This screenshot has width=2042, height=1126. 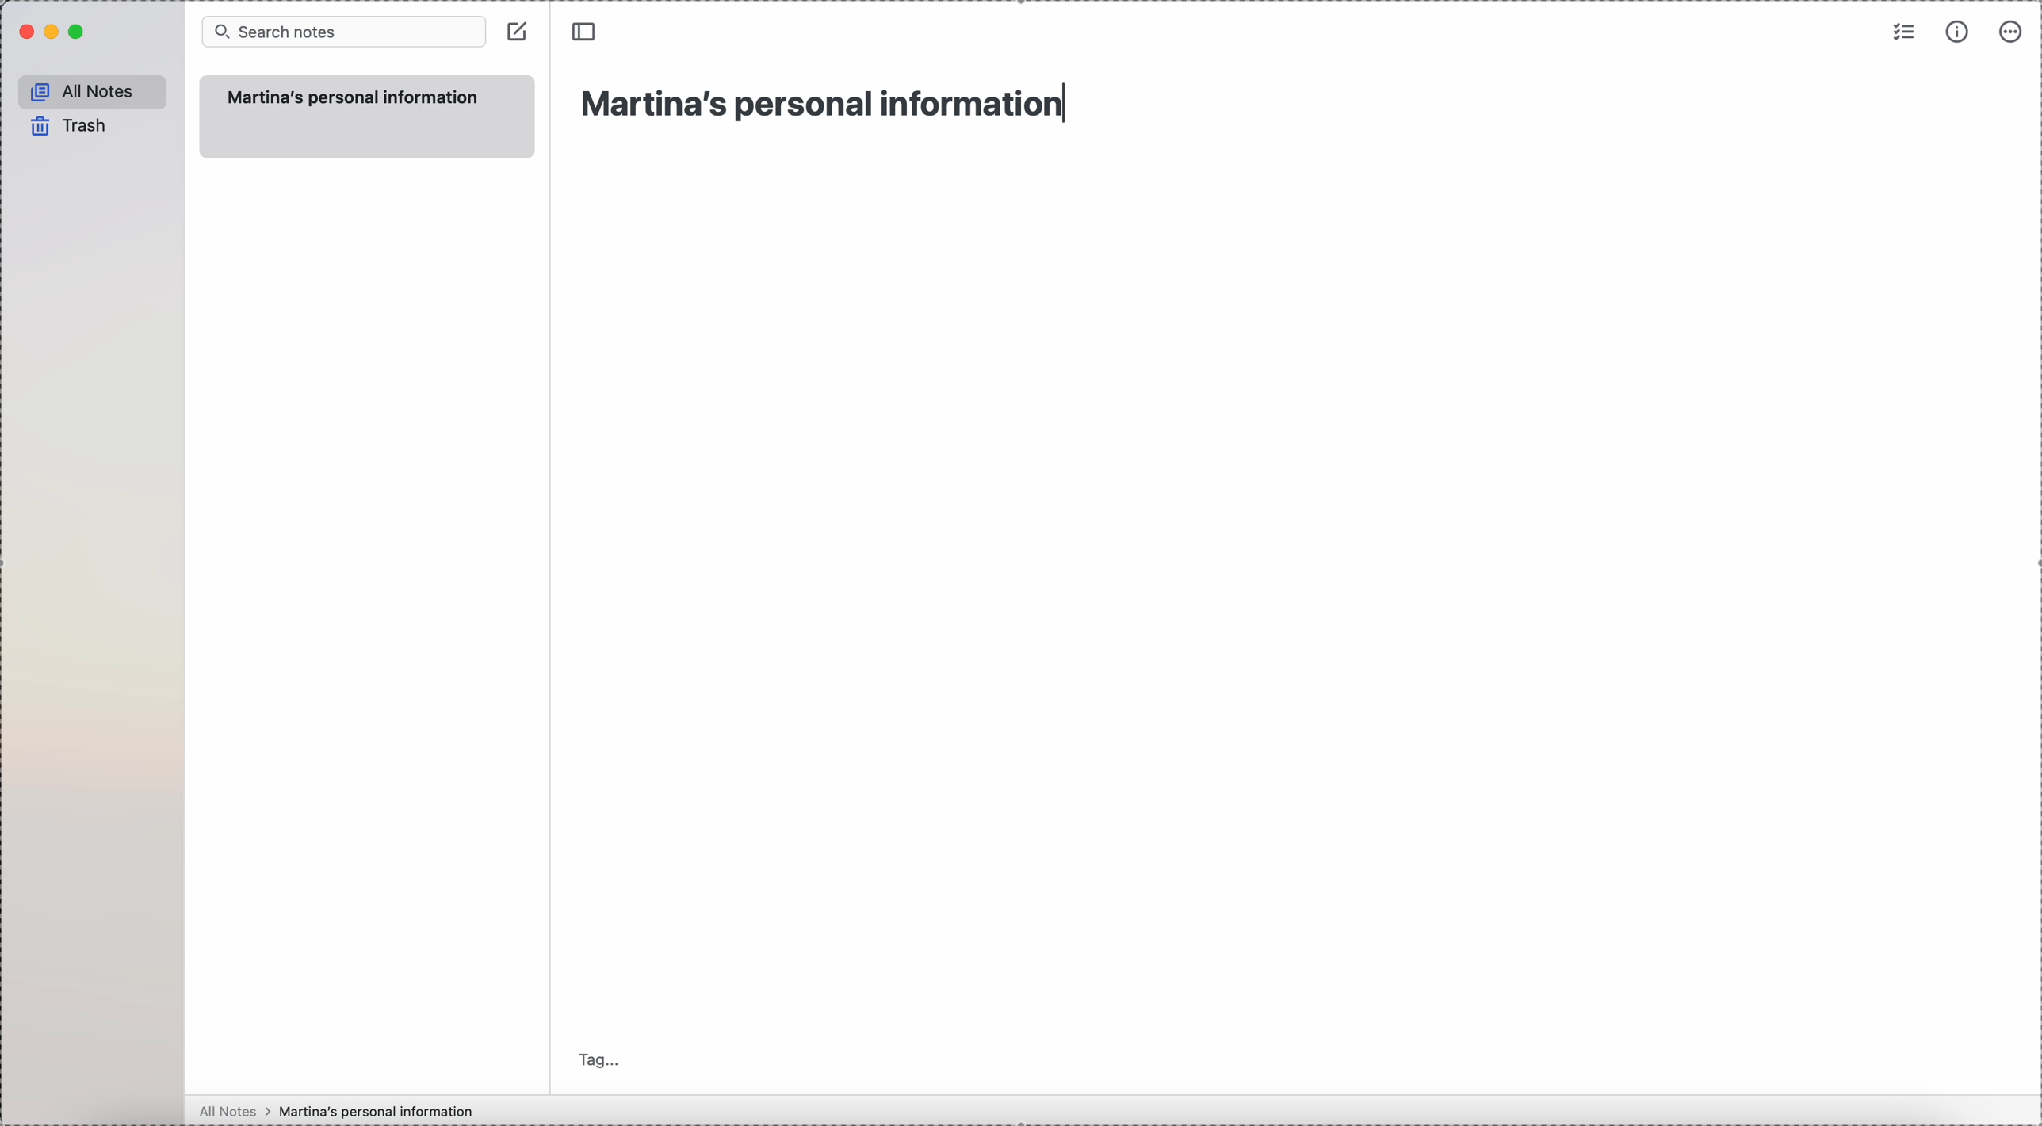 What do you see at coordinates (602, 1059) in the screenshot?
I see `tag` at bounding box center [602, 1059].